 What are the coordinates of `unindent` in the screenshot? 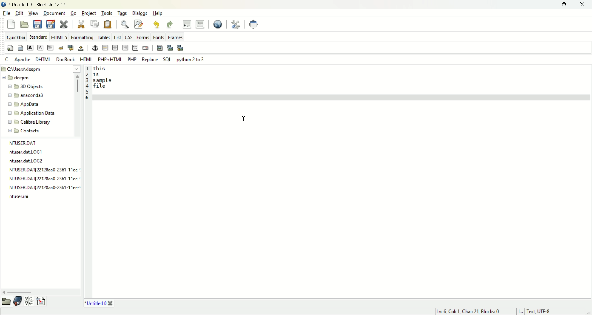 It's located at (188, 24).